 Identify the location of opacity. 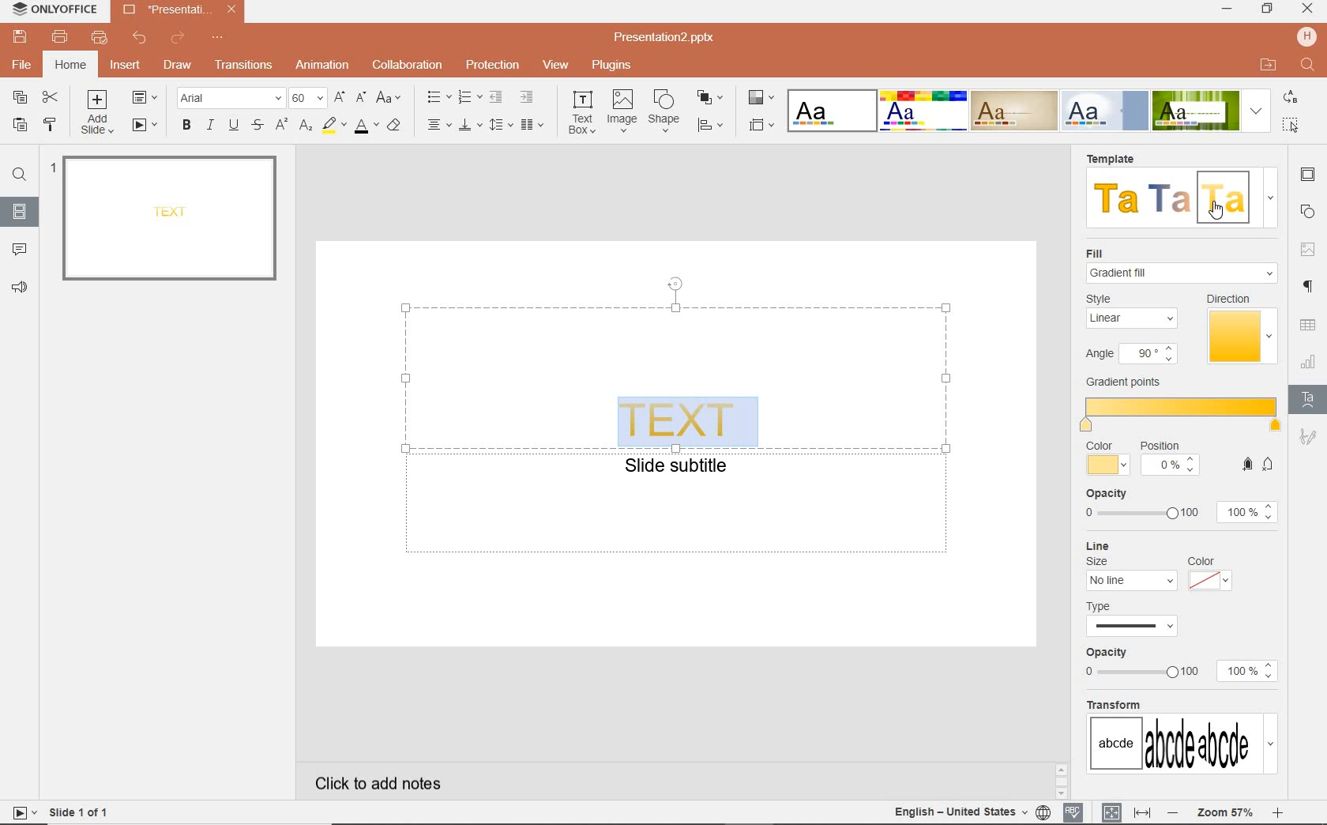
(1108, 489).